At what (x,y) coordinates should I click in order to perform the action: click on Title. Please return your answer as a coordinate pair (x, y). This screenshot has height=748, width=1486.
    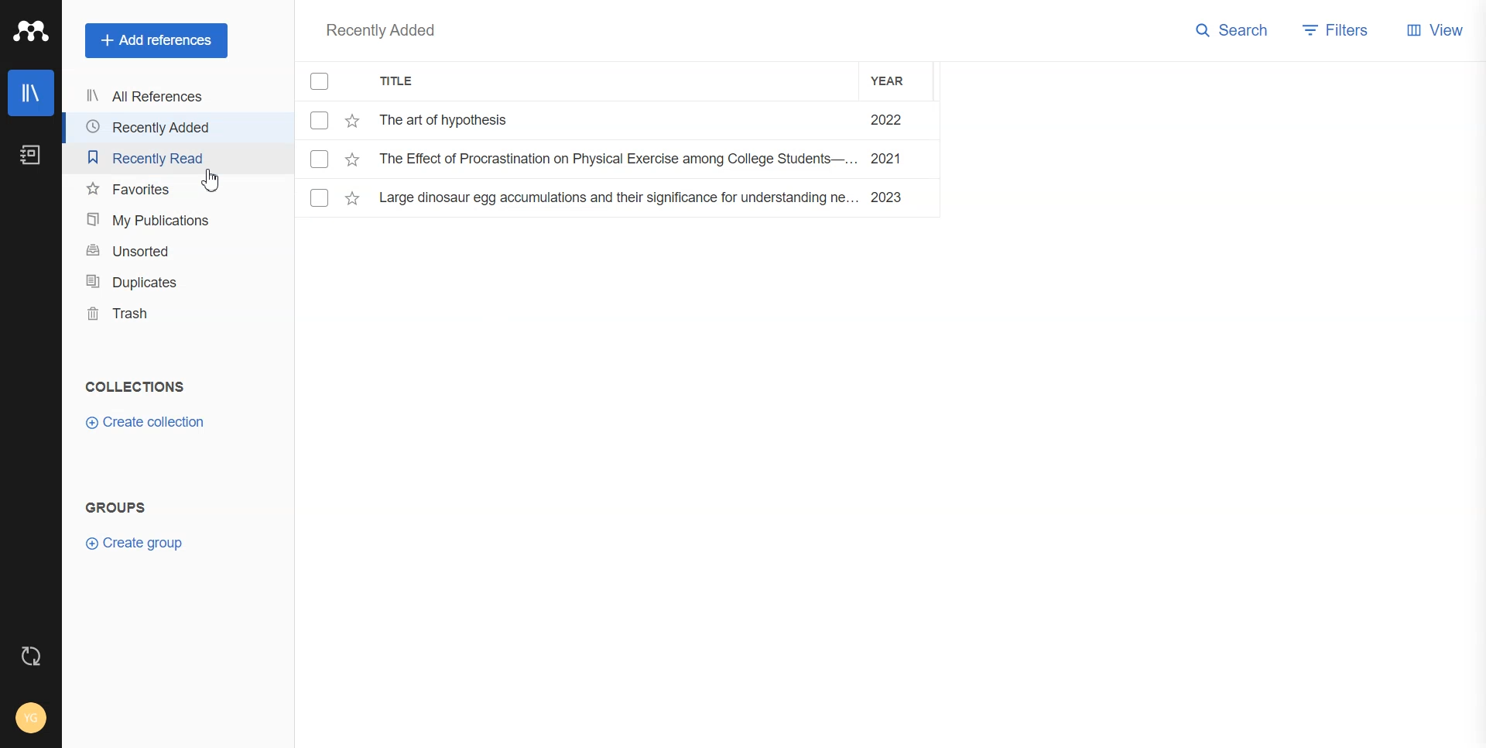
    Looking at the image, I should click on (413, 84).